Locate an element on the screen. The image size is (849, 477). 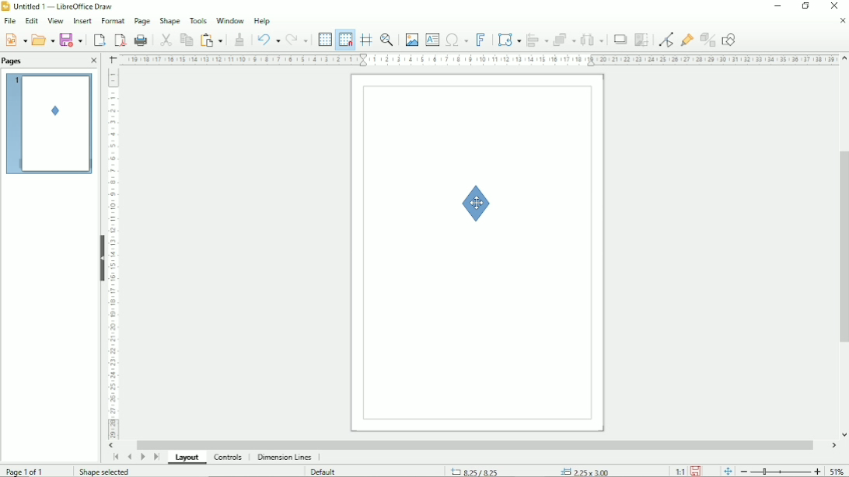
Clone formatting is located at coordinates (240, 38).